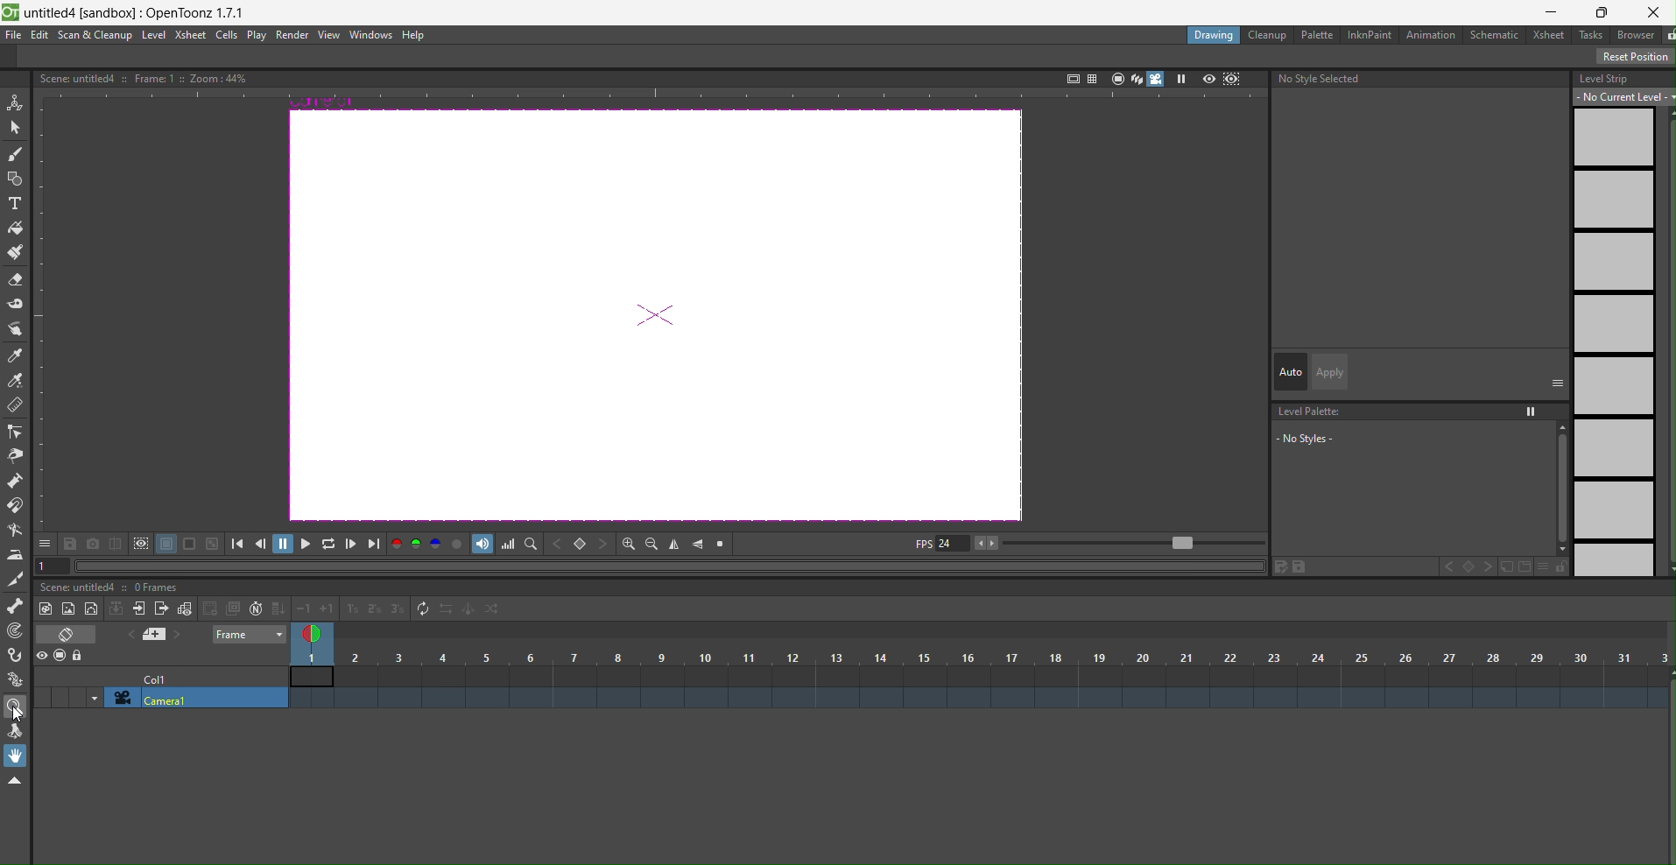 The width and height of the screenshot is (1676, 865). Describe the element at coordinates (1158, 81) in the screenshot. I see `camera toggle view` at that location.